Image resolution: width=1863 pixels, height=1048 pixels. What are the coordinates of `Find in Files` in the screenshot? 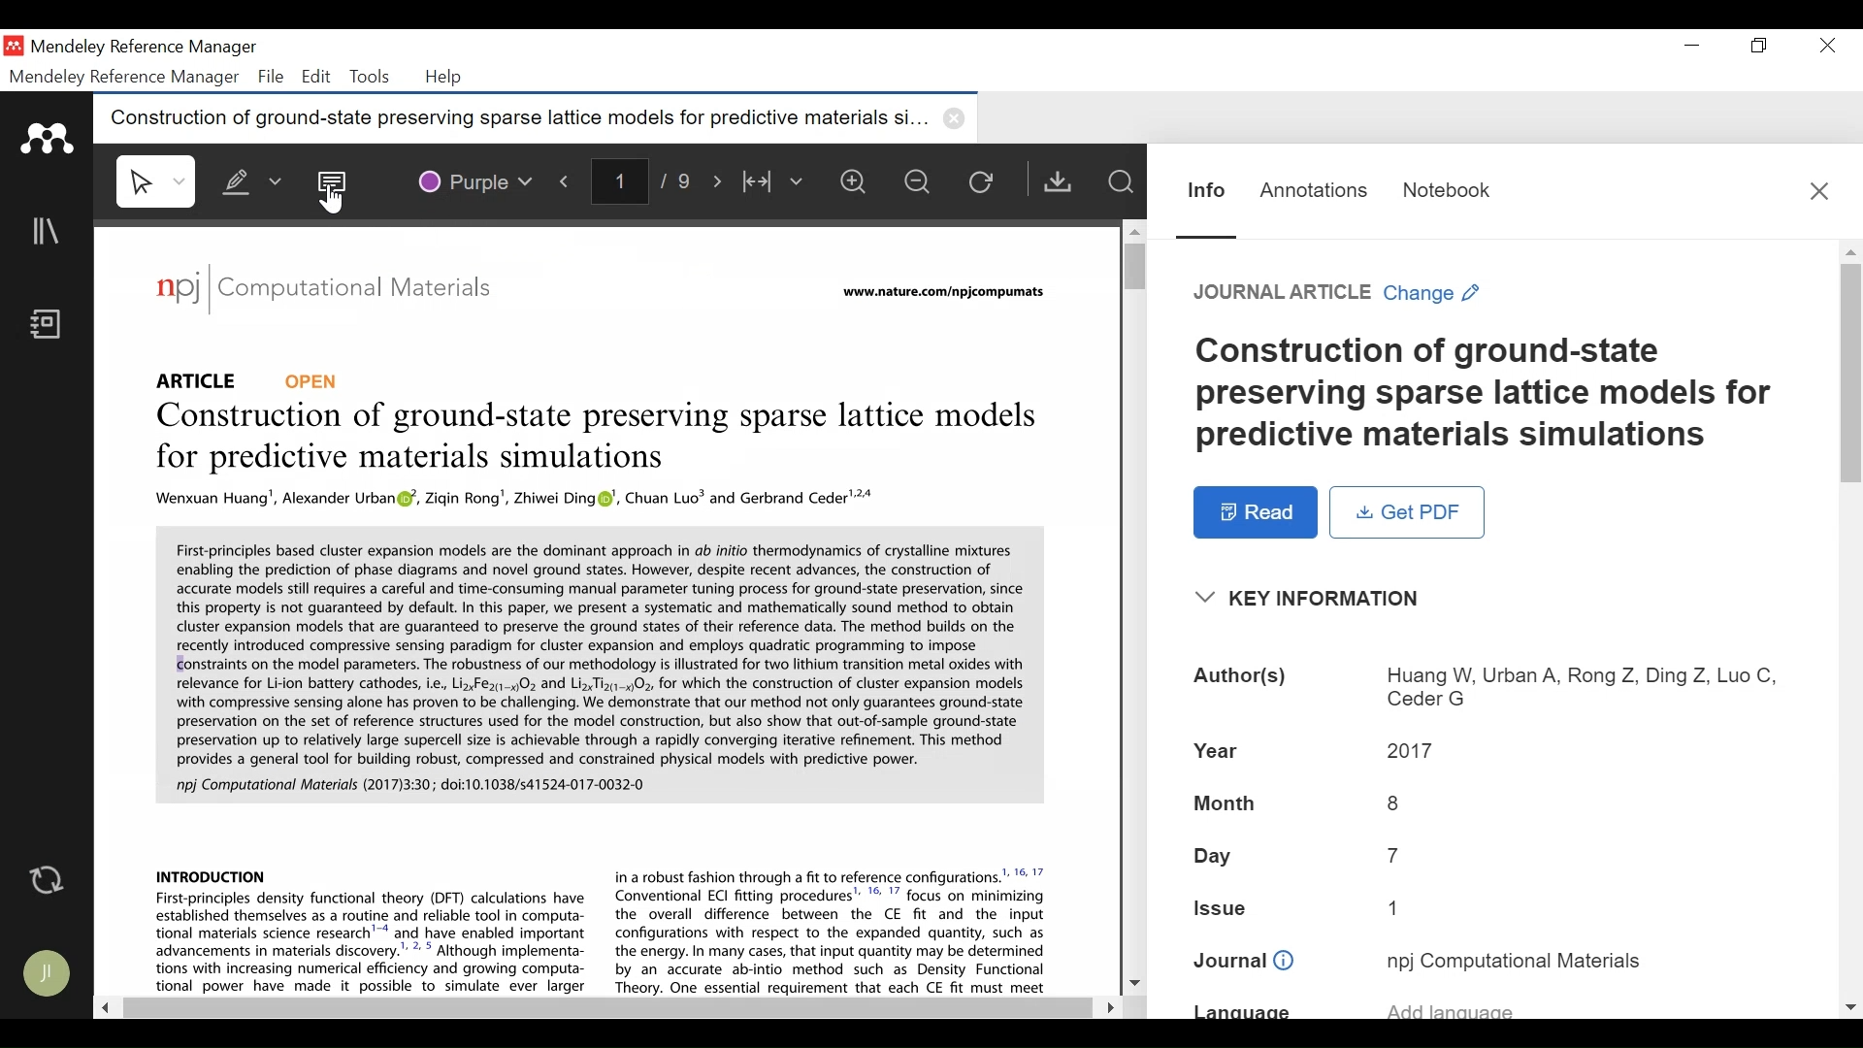 It's located at (1123, 182).